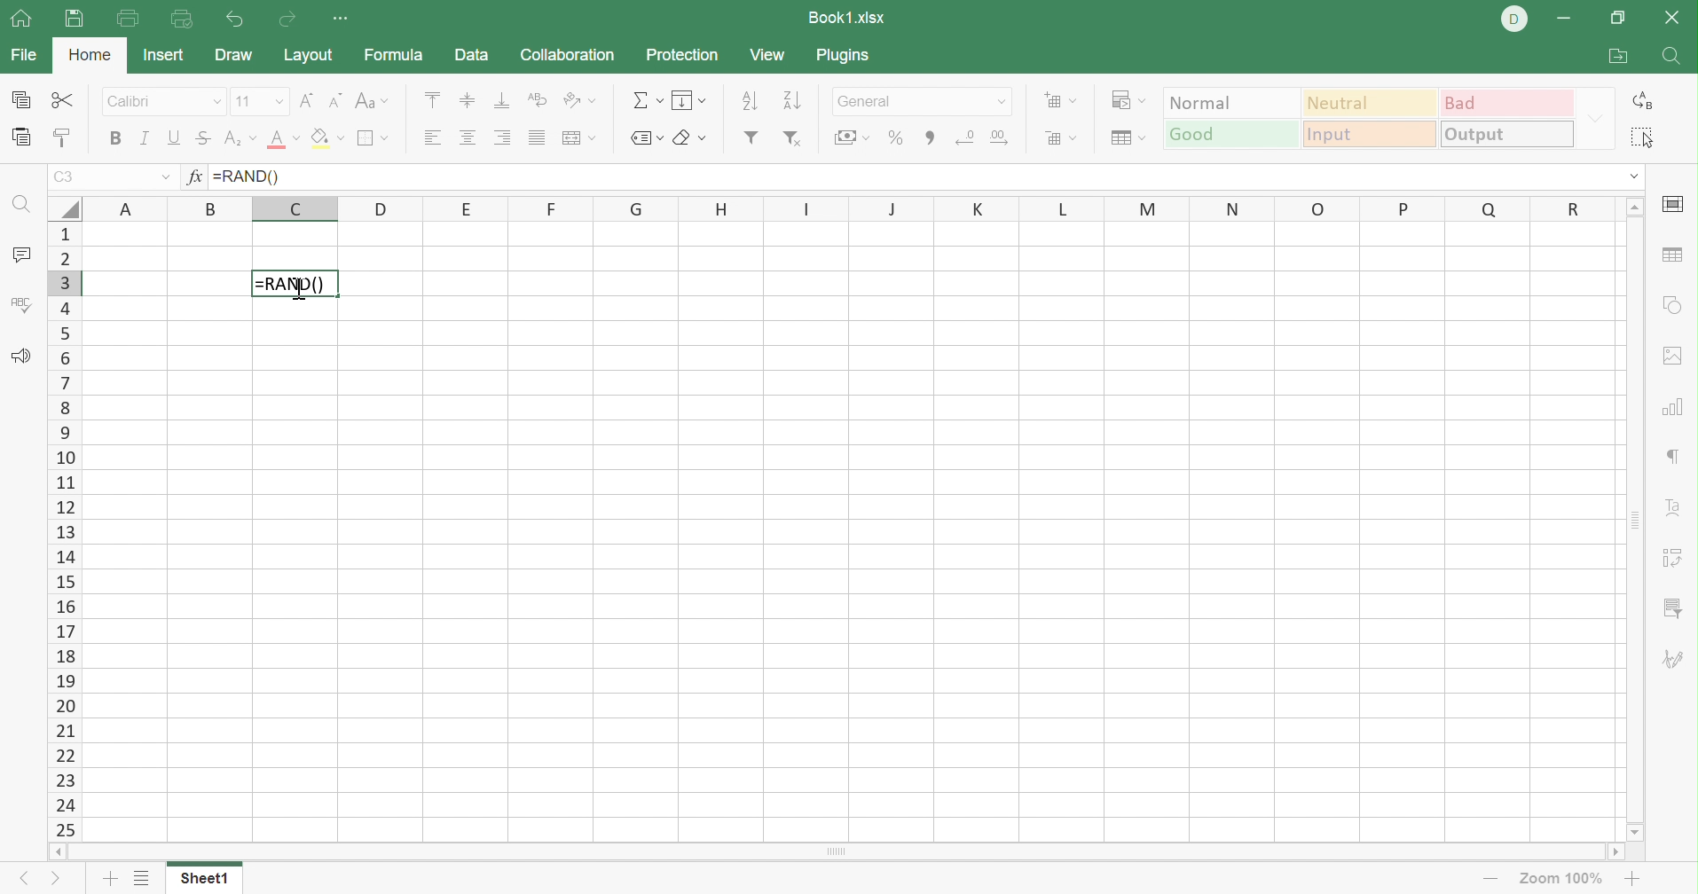  Describe the element at coordinates (373, 101) in the screenshot. I see `Change case` at that location.